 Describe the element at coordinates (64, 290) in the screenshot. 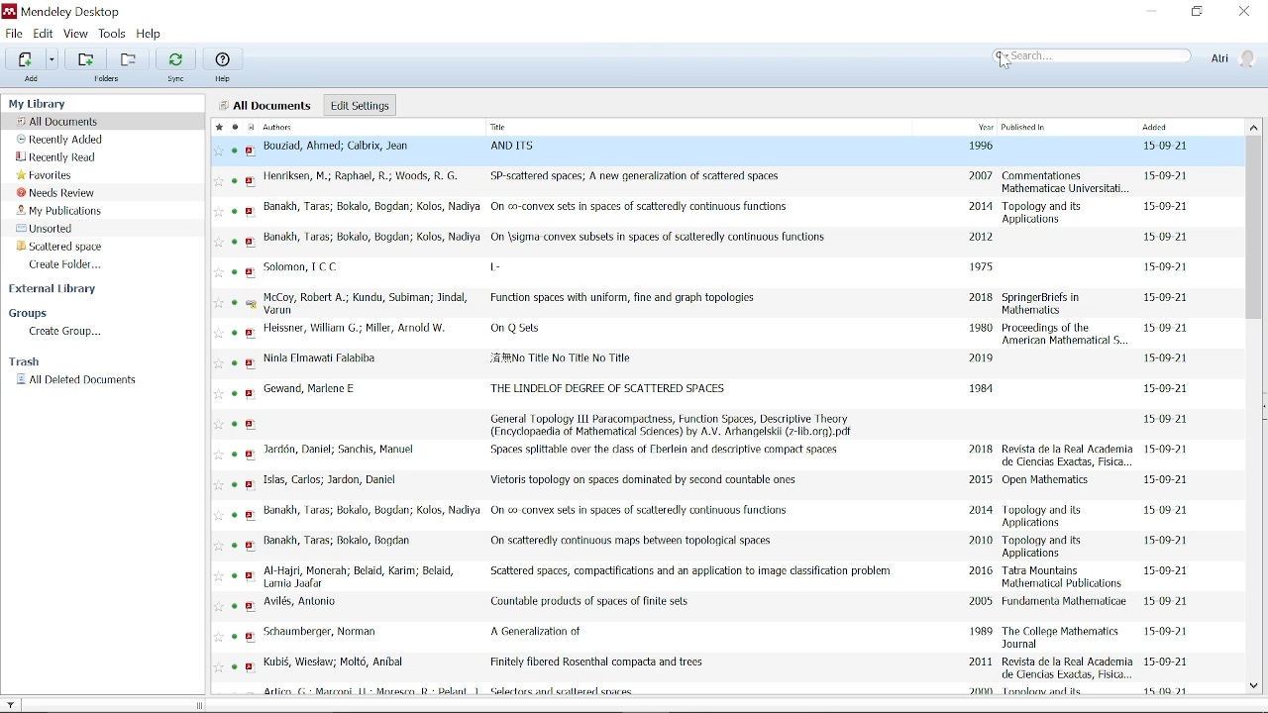

I see `External library` at that location.